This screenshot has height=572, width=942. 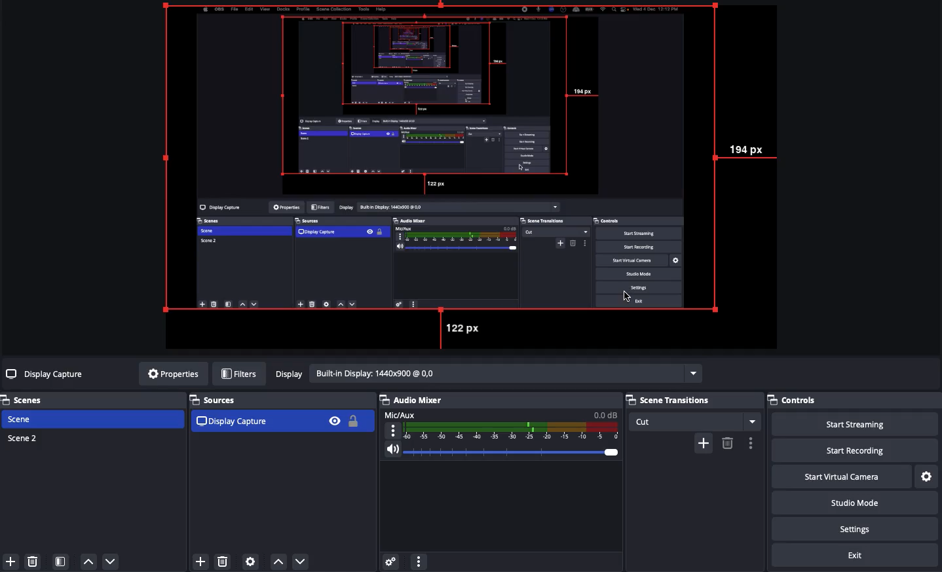 I want to click on Scene transitions, so click(x=693, y=411).